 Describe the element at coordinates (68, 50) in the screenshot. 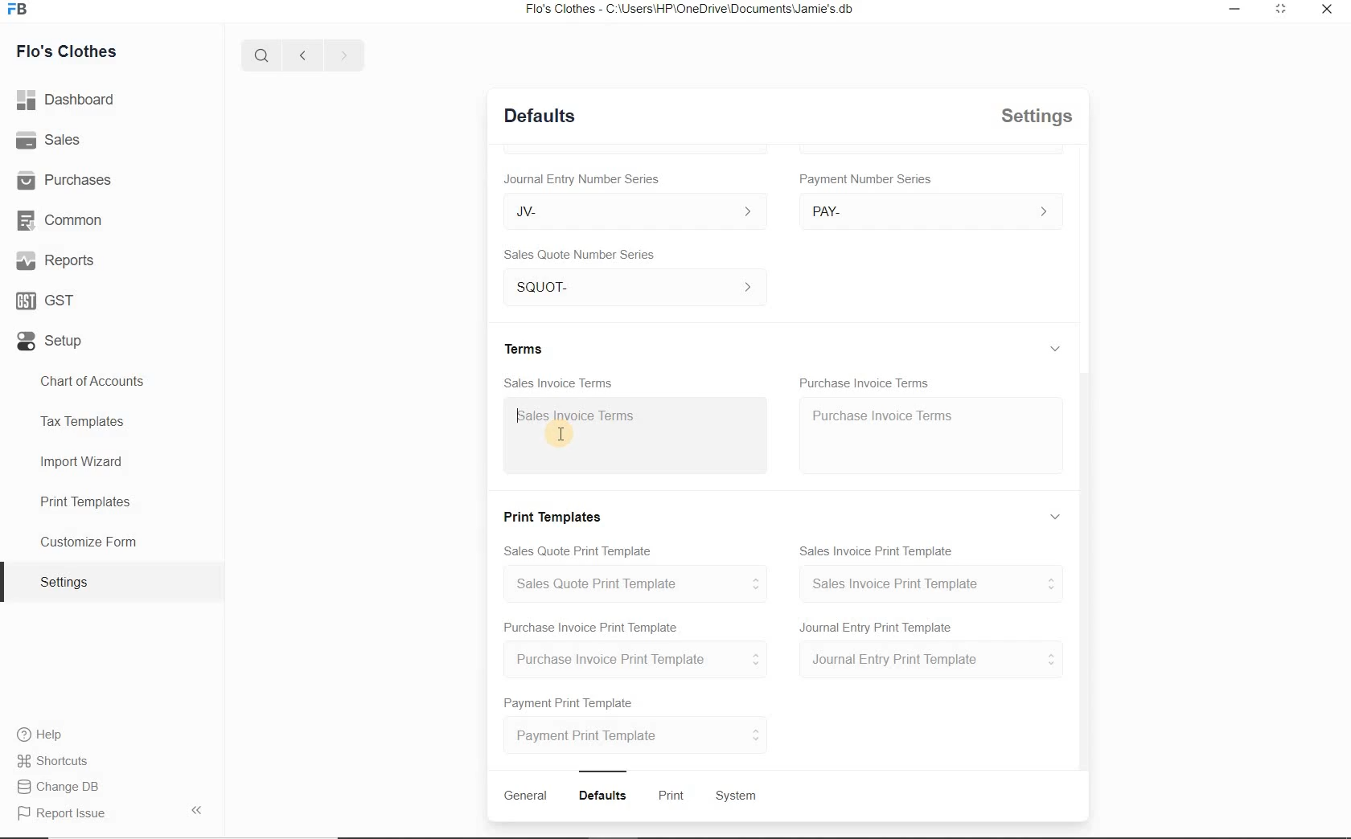

I see `Flo's Clothes` at that location.